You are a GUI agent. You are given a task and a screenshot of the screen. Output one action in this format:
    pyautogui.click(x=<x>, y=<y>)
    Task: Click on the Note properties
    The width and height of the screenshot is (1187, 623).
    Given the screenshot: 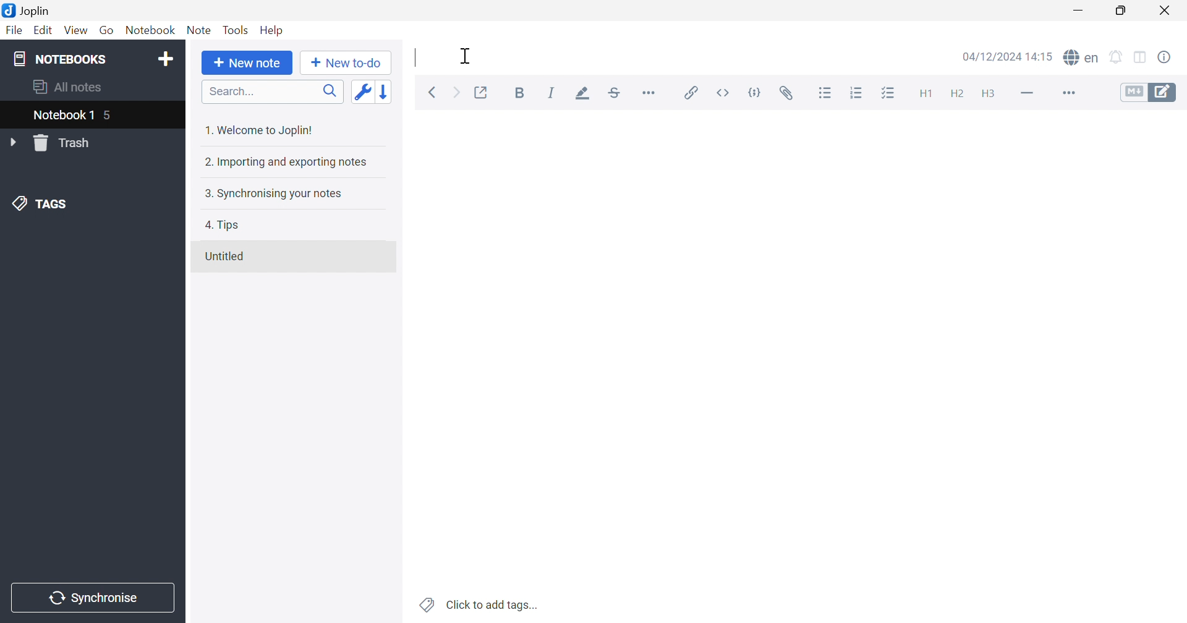 What is the action you would take?
    pyautogui.click(x=1164, y=57)
    